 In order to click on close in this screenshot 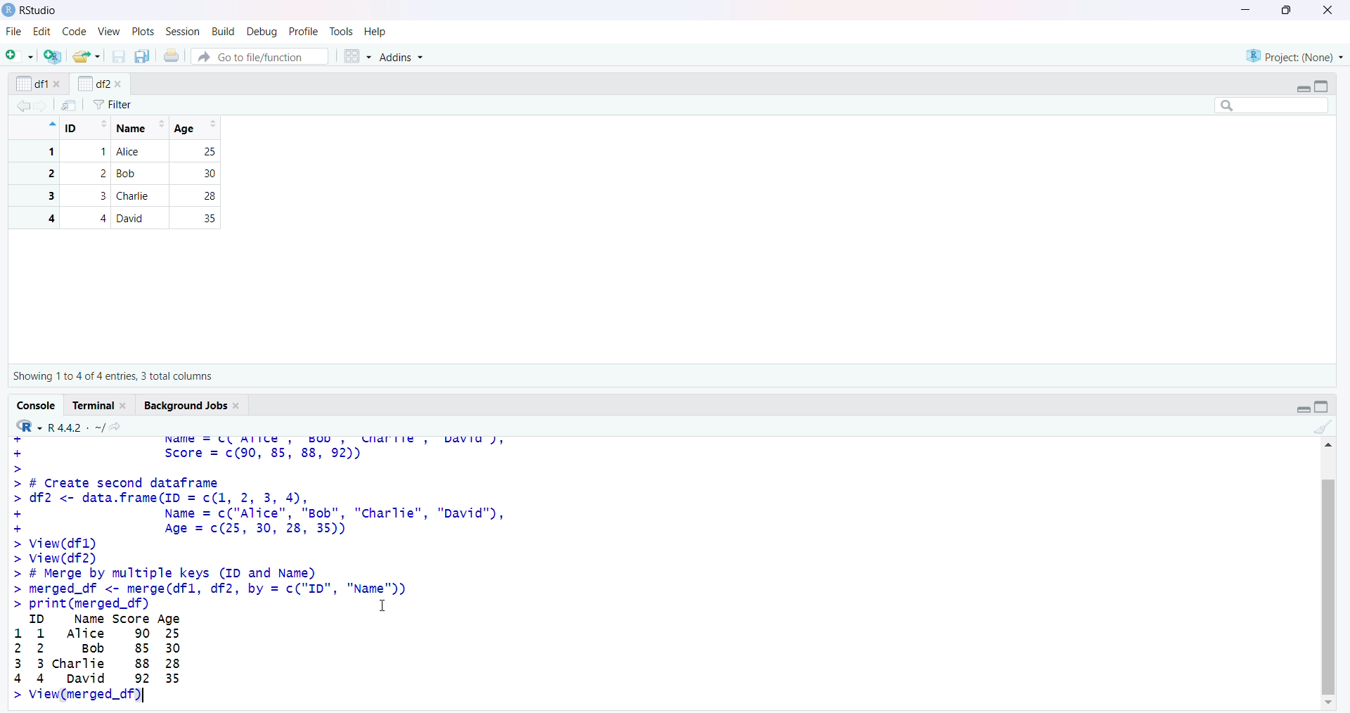, I will do `click(58, 84)`.